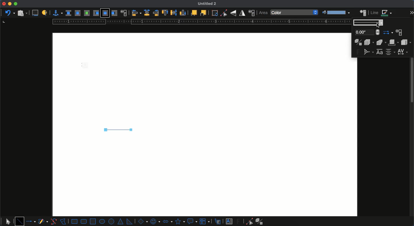  I want to click on right triangle, so click(129, 221).